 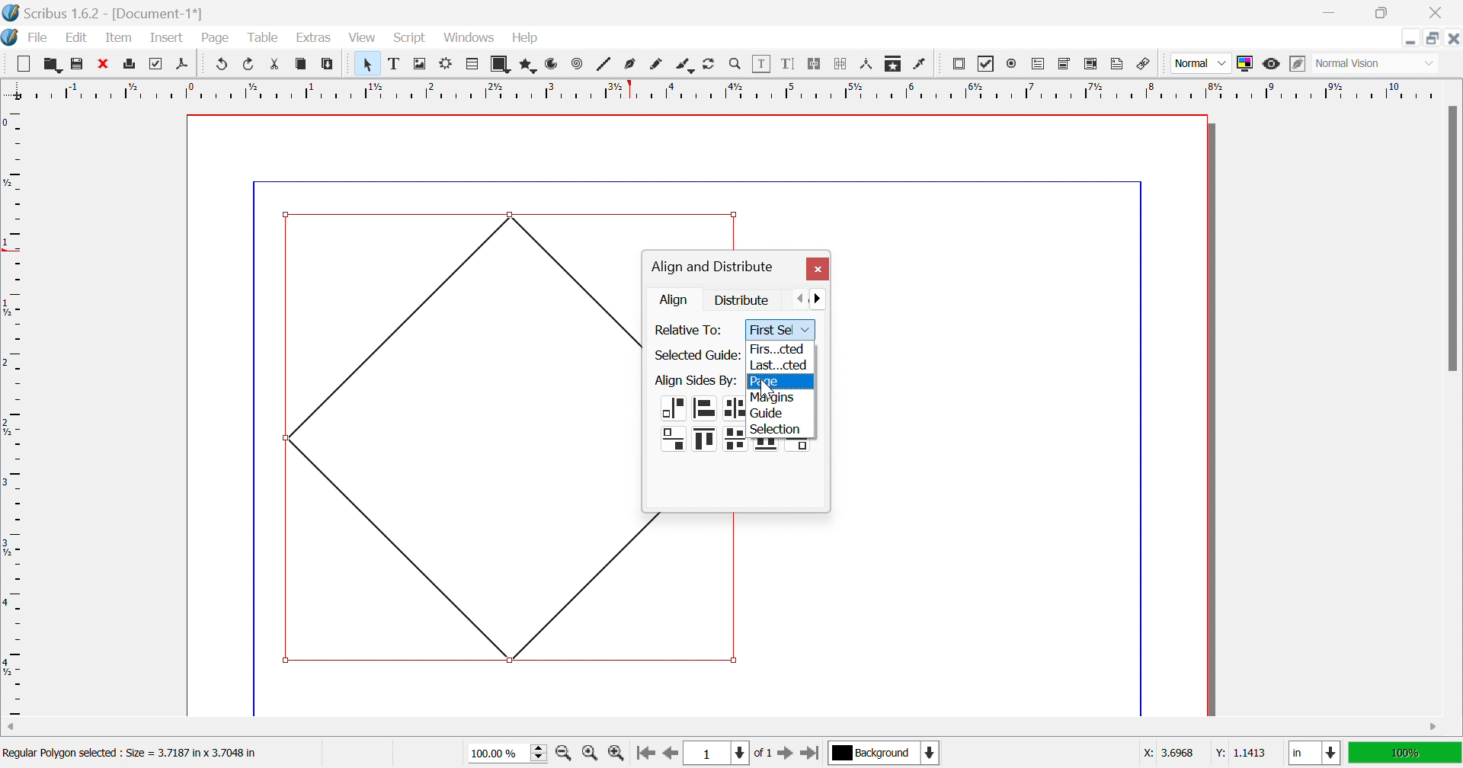 I want to click on Link Annotation, so click(x=1144, y=66).